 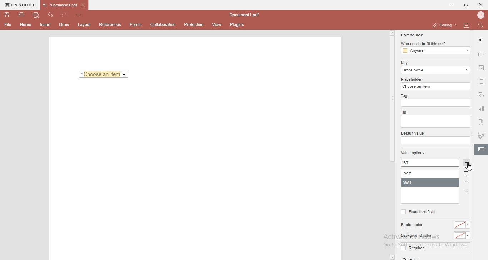 I want to click on empty box, so click(x=436, y=103).